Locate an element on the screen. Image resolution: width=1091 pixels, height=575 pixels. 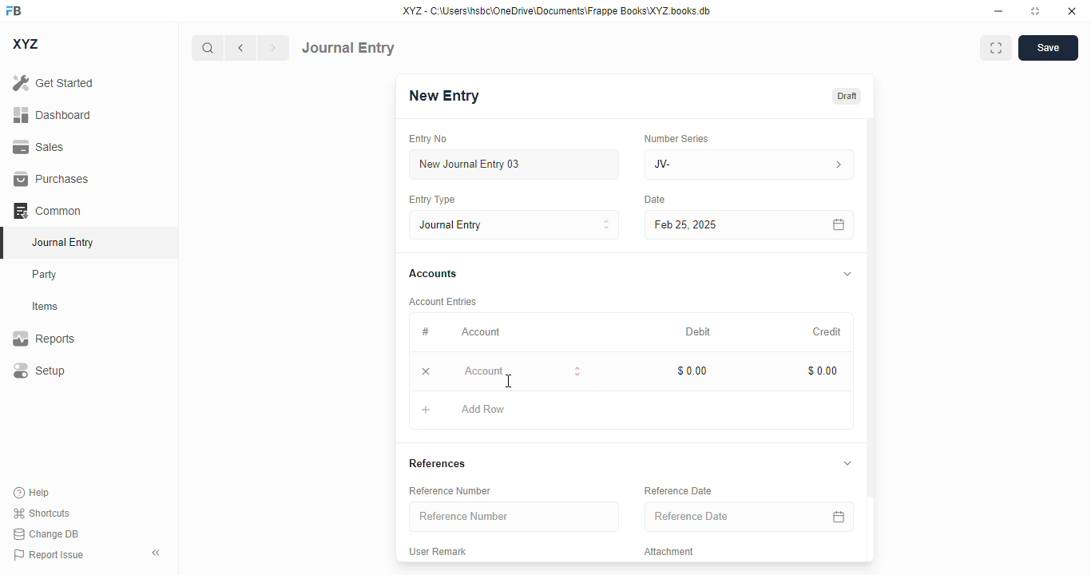
items is located at coordinates (46, 307).